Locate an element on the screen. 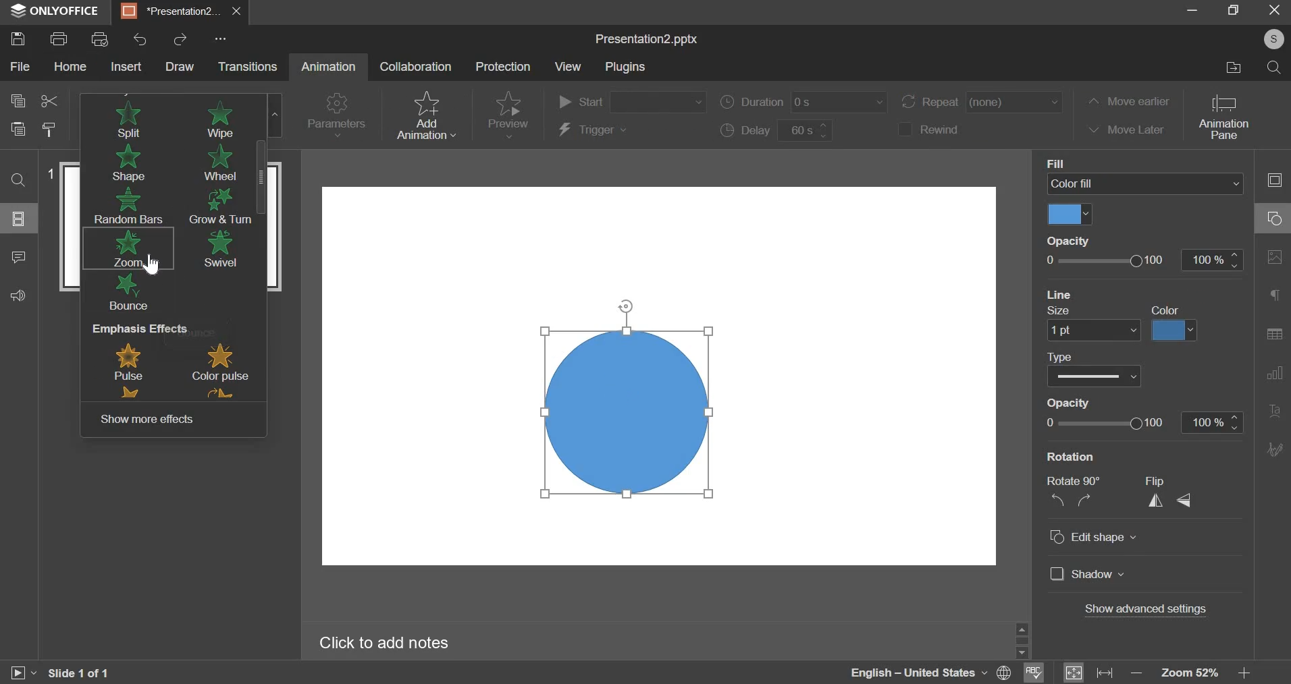 Image resolution: width=1291 pixels, height=684 pixels. animation pane is located at coordinates (1226, 118).